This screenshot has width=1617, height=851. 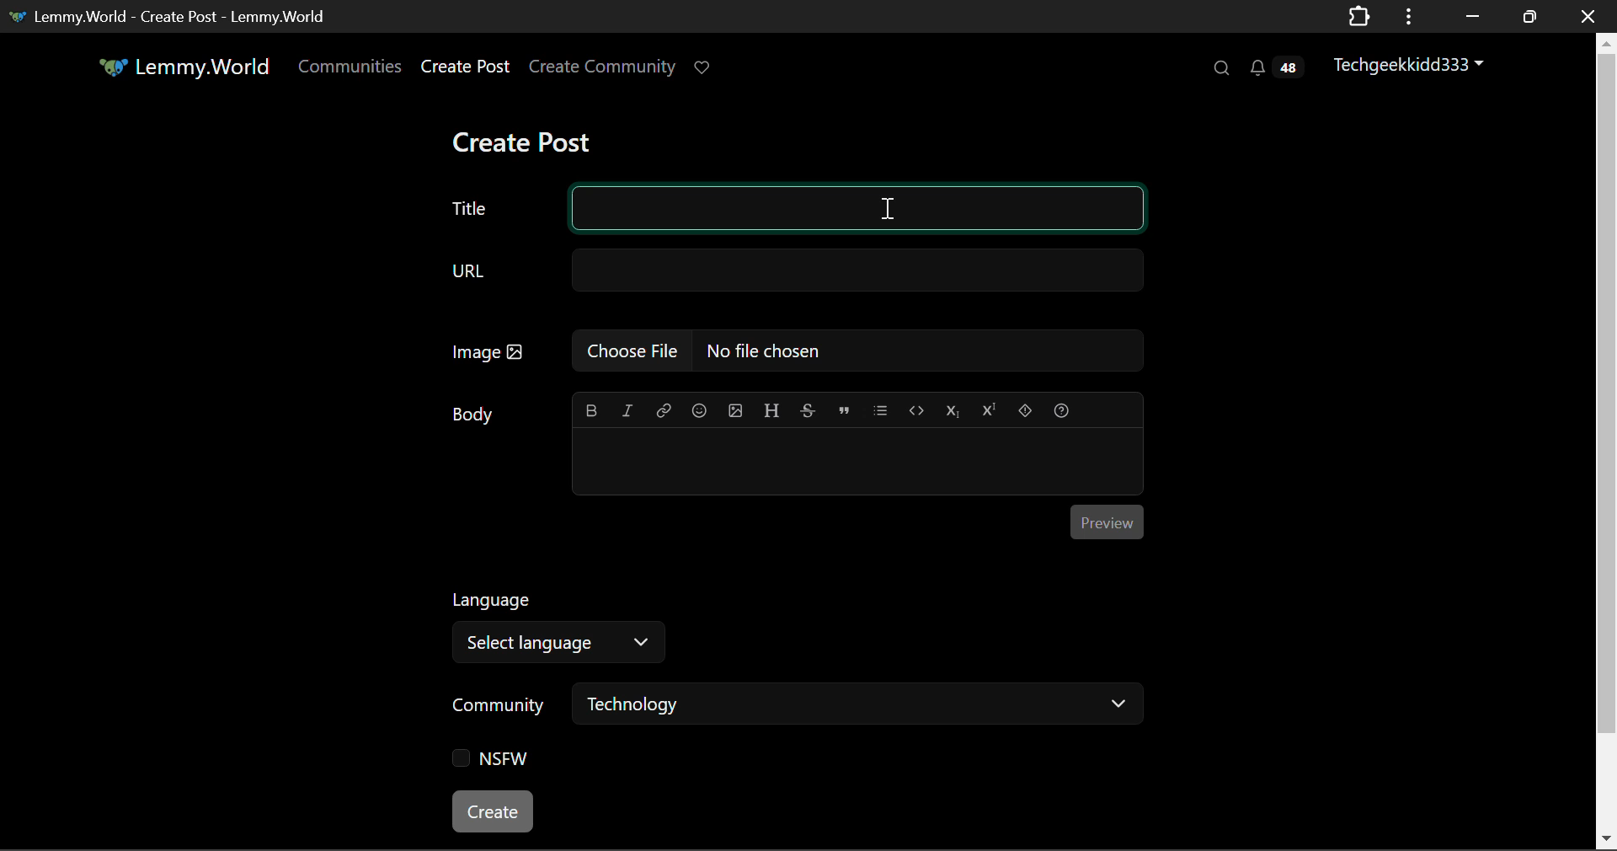 I want to click on list, so click(x=883, y=408).